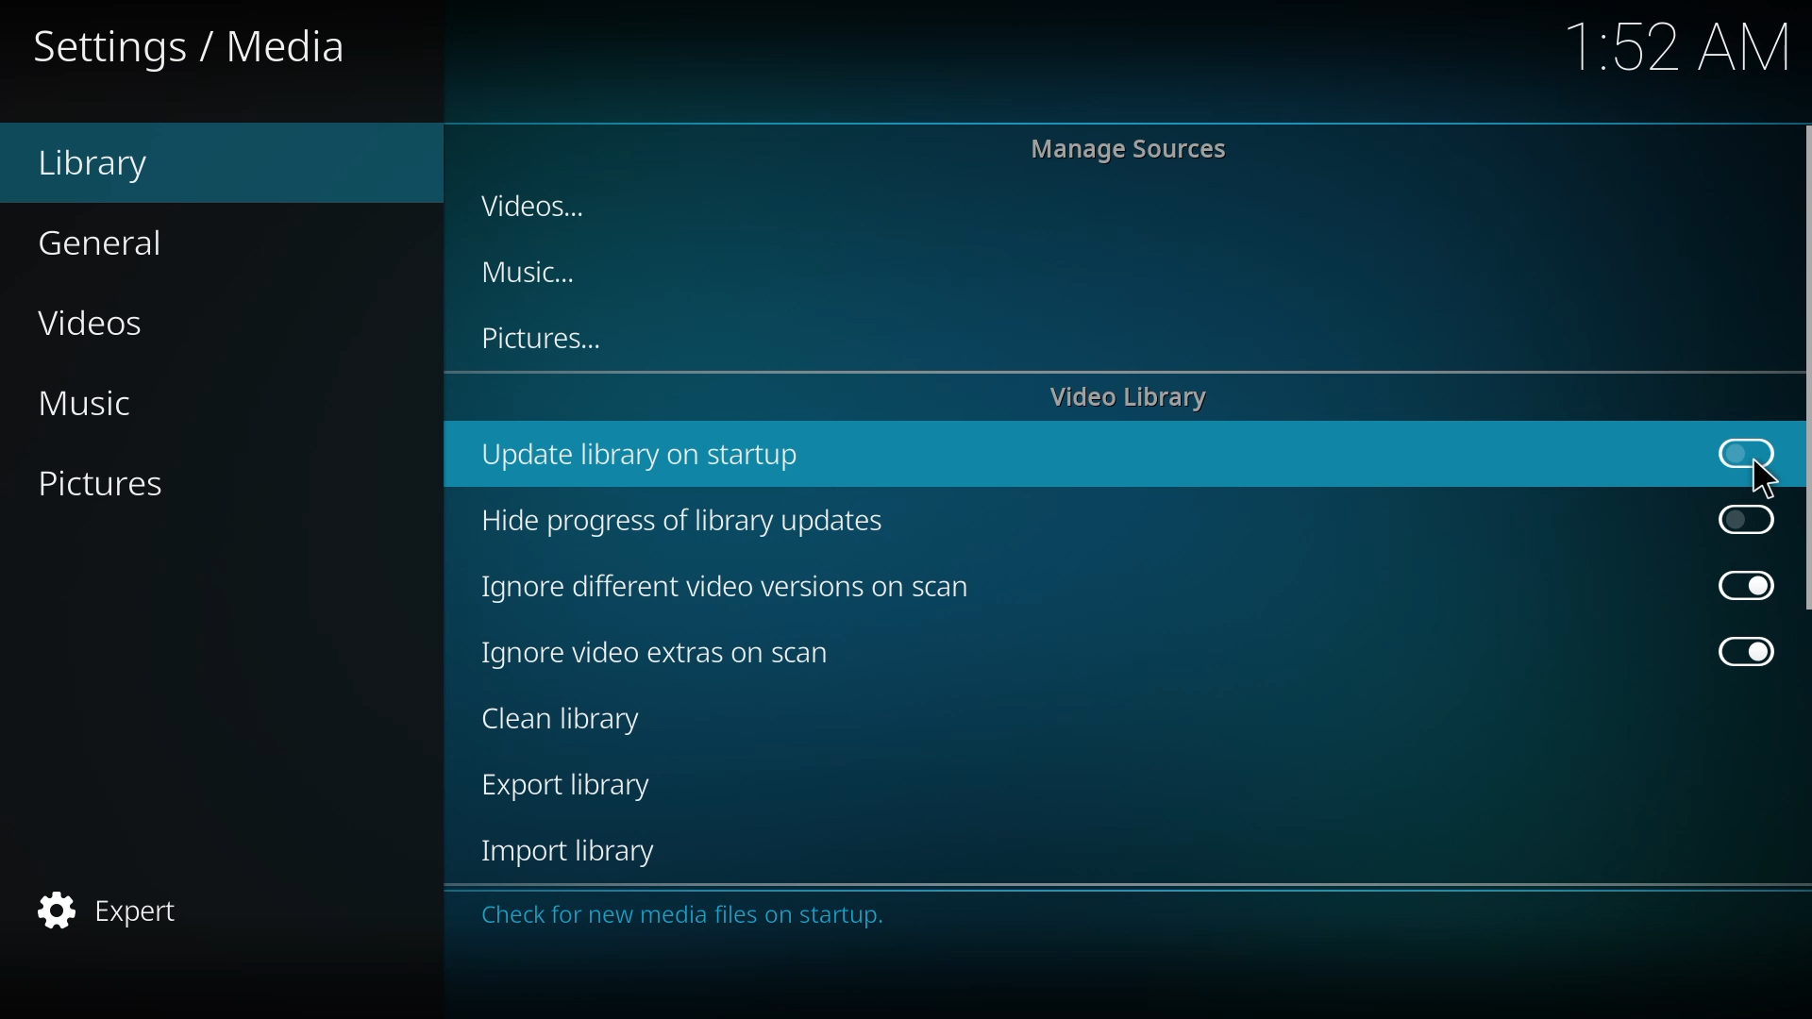 The height and width of the screenshot is (1019, 1812). I want to click on videos, so click(541, 208).